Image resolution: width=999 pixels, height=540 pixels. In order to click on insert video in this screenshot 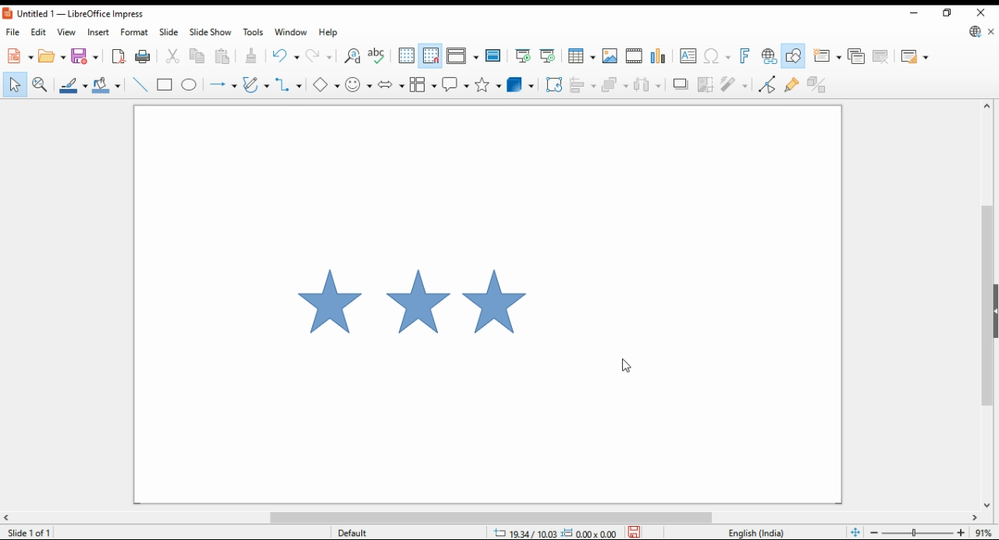, I will do `click(634, 55)`.